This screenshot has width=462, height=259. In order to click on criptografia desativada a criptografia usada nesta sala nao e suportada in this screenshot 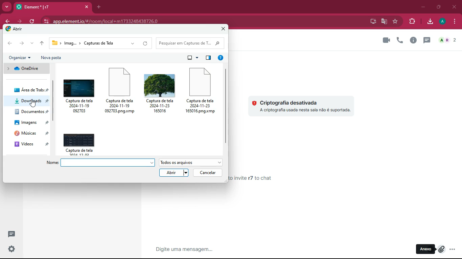, I will do `click(303, 105)`.